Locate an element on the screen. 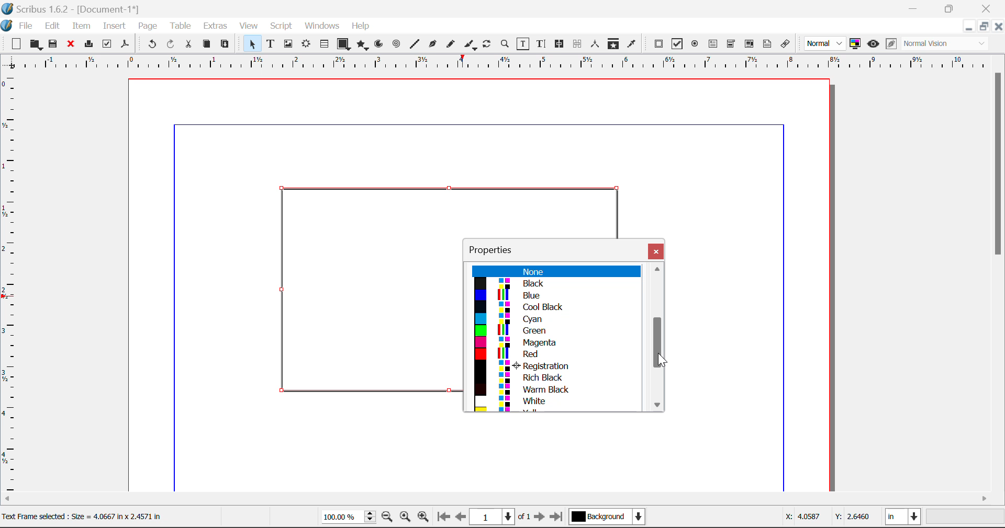 Image resolution: width=1005 pixels, height=528 pixels. Cursor Coordinates is located at coordinates (829, 518).